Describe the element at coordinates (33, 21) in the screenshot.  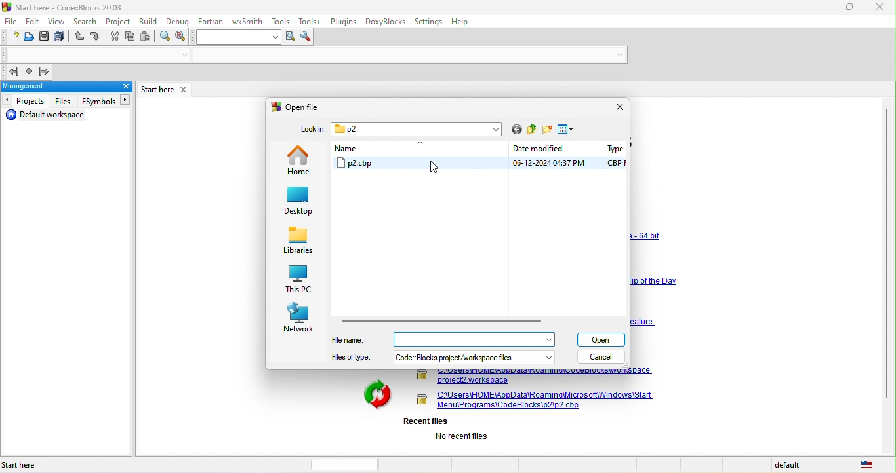
I see `edit` at that location.